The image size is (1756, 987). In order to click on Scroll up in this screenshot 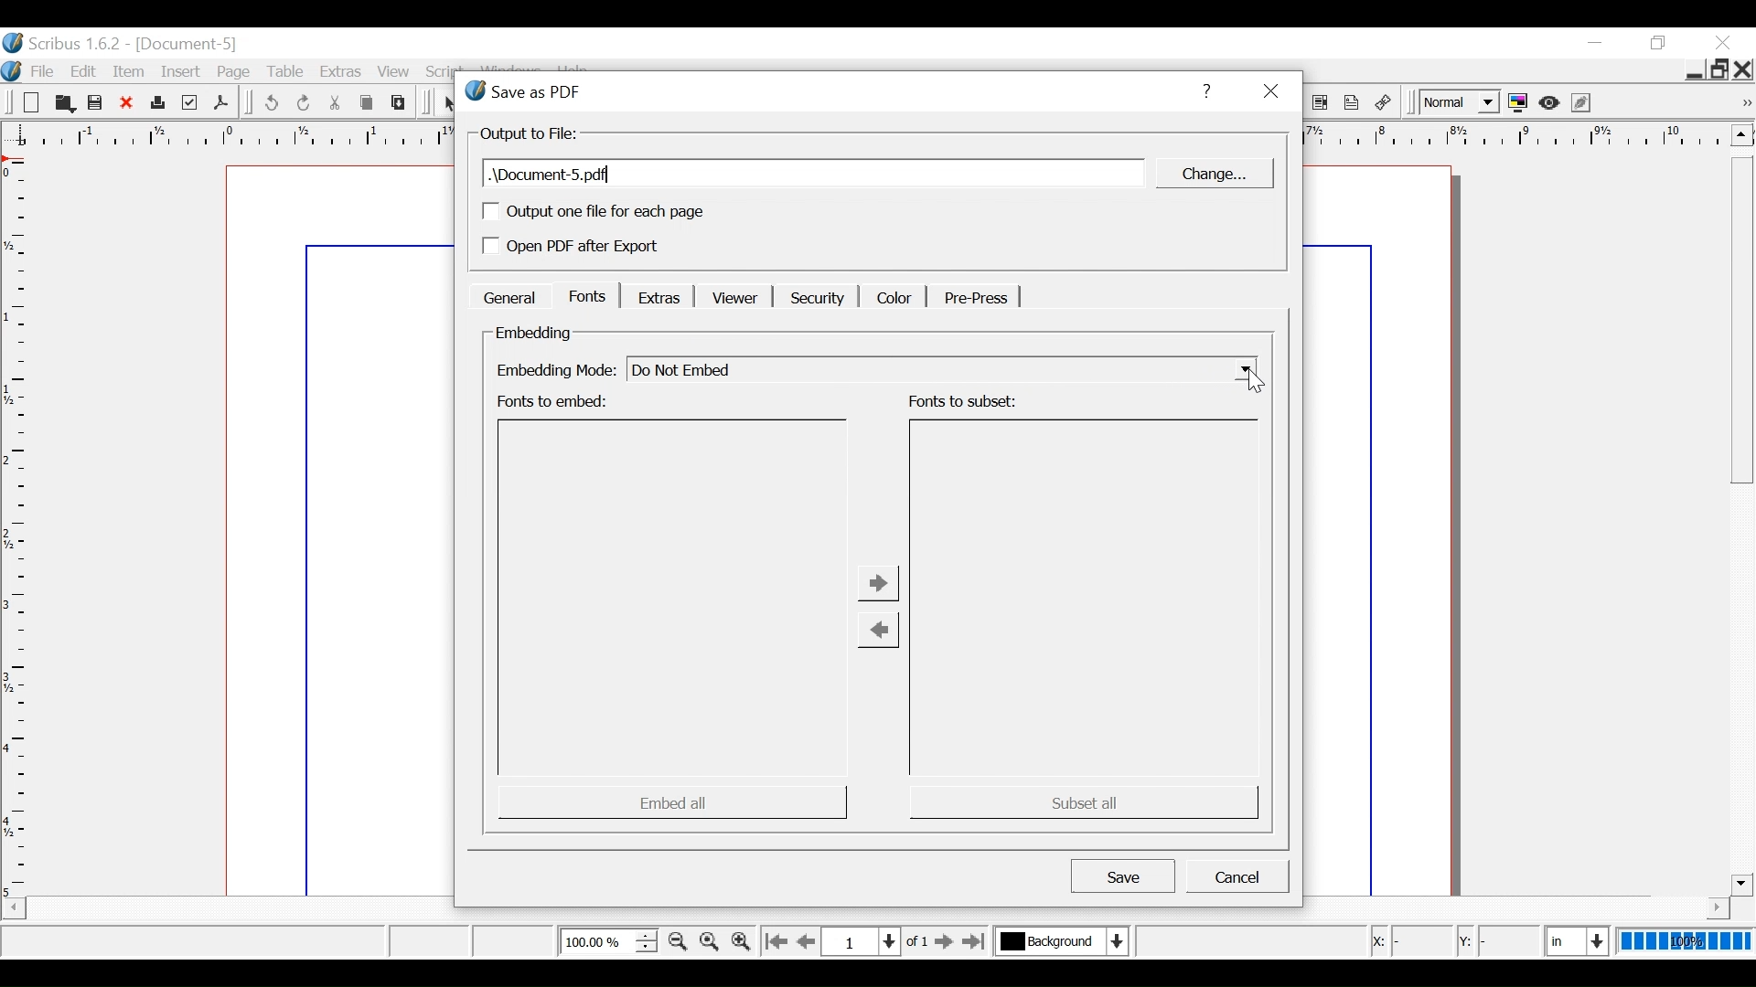, I will do `click(1741, 134)`.